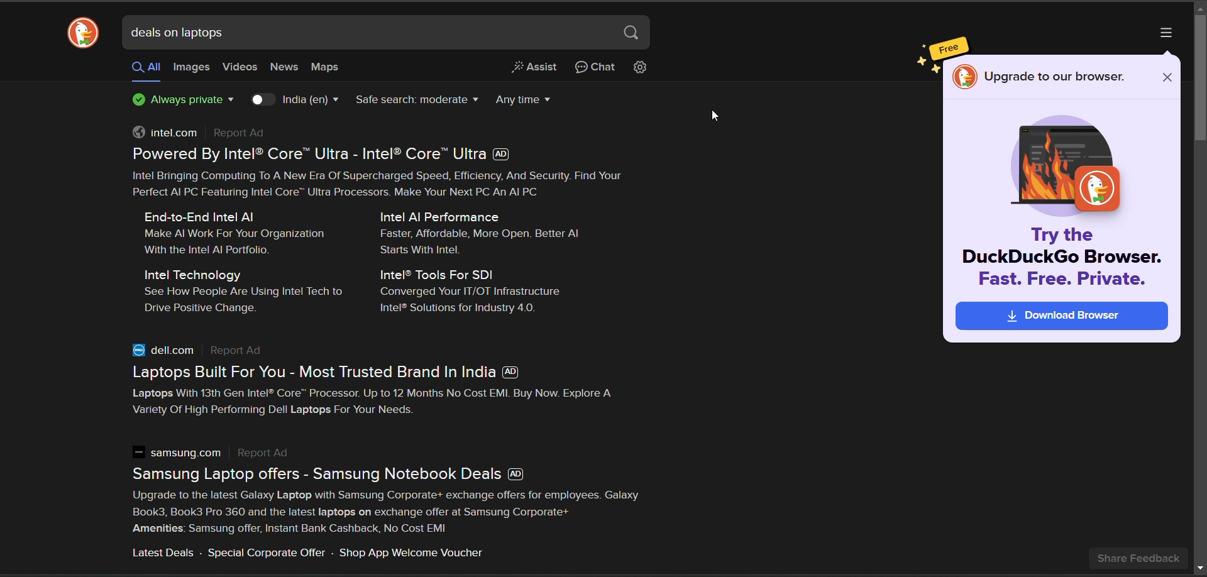 This screenshot has height=577, width=1207. I want to click on Laptops Built For You - Most Trusted Brand In India
Laptops With 13th Gen Intel® Core™ Processor. Up to 12 Months No Cost EMI. Buy Now. Explore A
Variety Of High Performing Dell Laptops For Your Needs., so click(385, 392).